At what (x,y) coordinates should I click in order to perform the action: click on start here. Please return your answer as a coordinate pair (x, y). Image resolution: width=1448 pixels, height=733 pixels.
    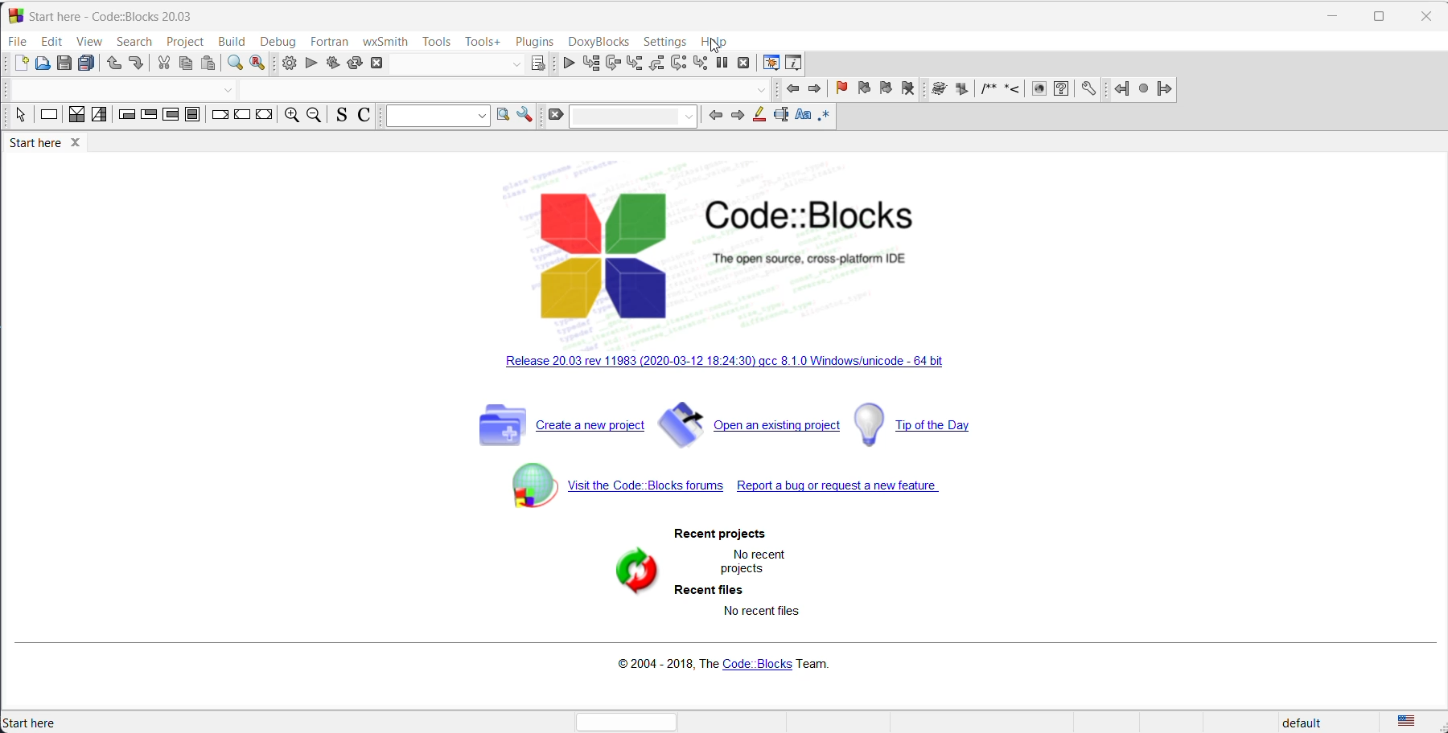
    Looking at the image, I should click on (115, 15).